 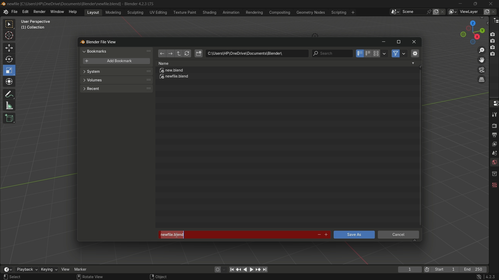 What do you see at coordinates (474, 270) in the screenshot?
I see `final frame of the playback` at bounding box center [474, 270].